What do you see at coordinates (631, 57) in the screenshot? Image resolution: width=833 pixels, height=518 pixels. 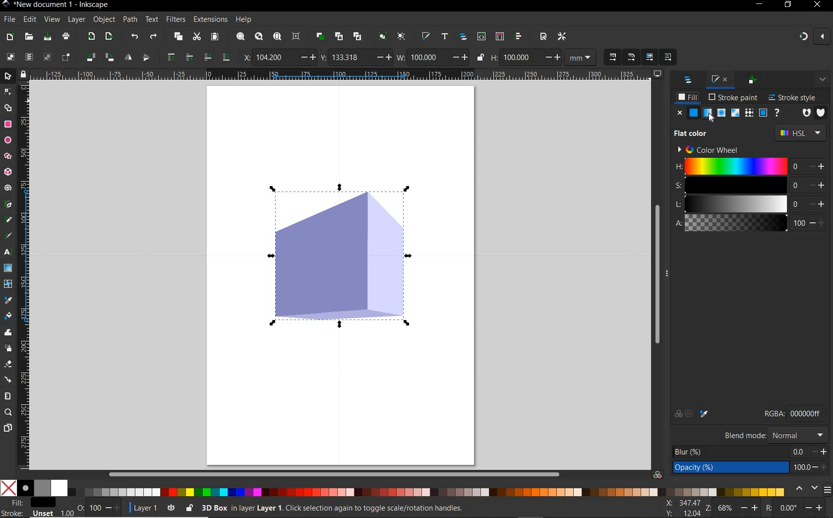 I see `WHENSCALING OBJECTS` at bounding box center [631, 57].